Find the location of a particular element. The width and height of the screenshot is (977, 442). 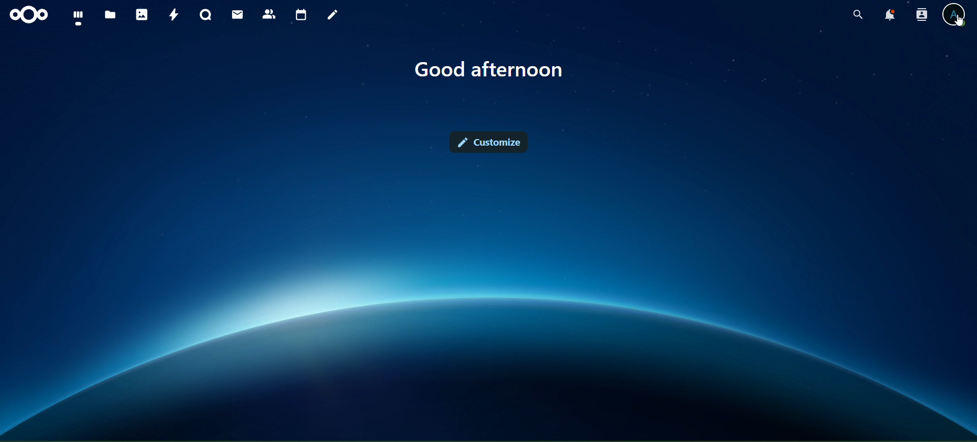

search is located at coordinates (854, 14).